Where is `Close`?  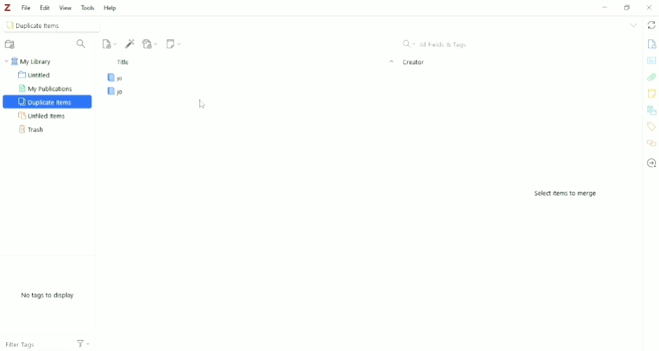
Close is located at coordinates (649, 8).